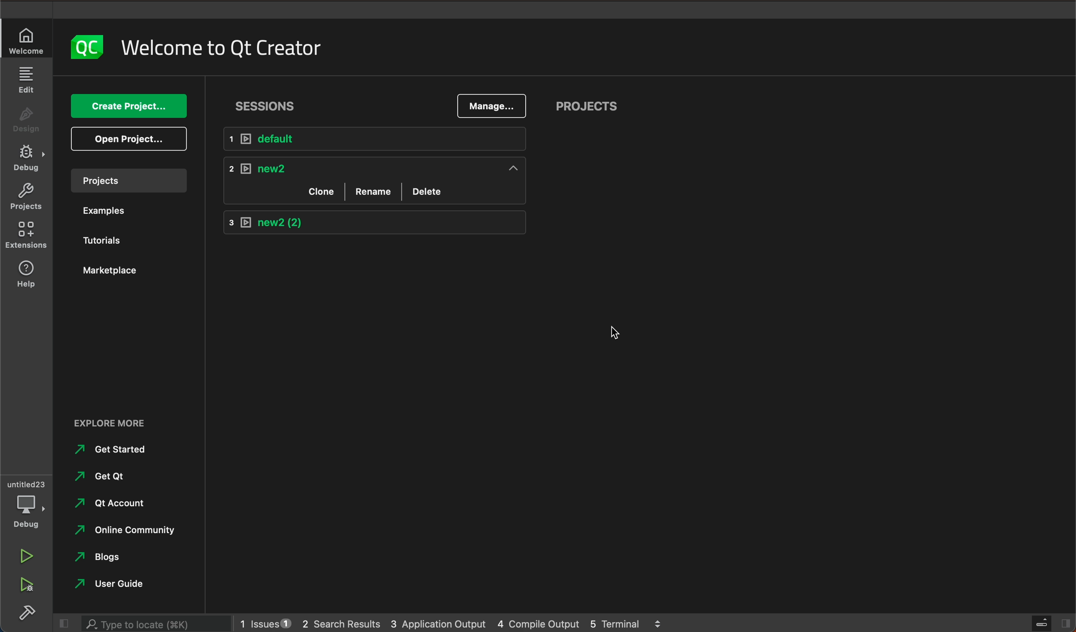 This screenshot has width=1076, height=632. Describe the element at coordinates (115, 503) in the screenshot. I see `qt account` at that location.